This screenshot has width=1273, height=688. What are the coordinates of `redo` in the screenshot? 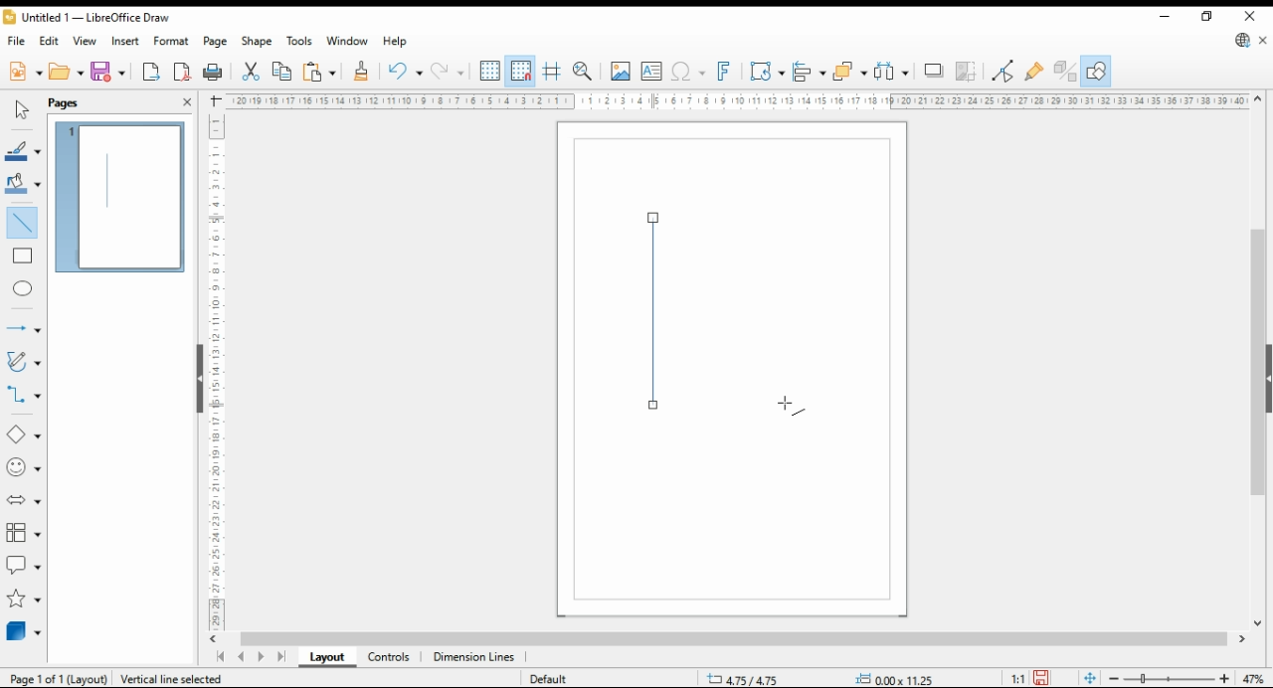 It's located at (448, 73).